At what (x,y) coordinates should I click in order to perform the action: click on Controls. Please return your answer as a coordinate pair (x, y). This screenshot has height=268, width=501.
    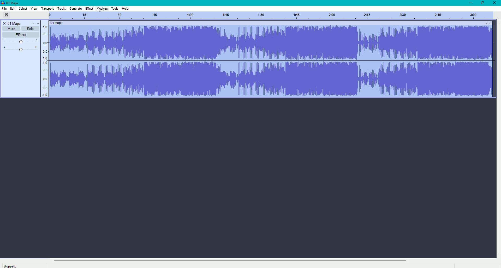
    Looking at the image, I should click on (35, 23).